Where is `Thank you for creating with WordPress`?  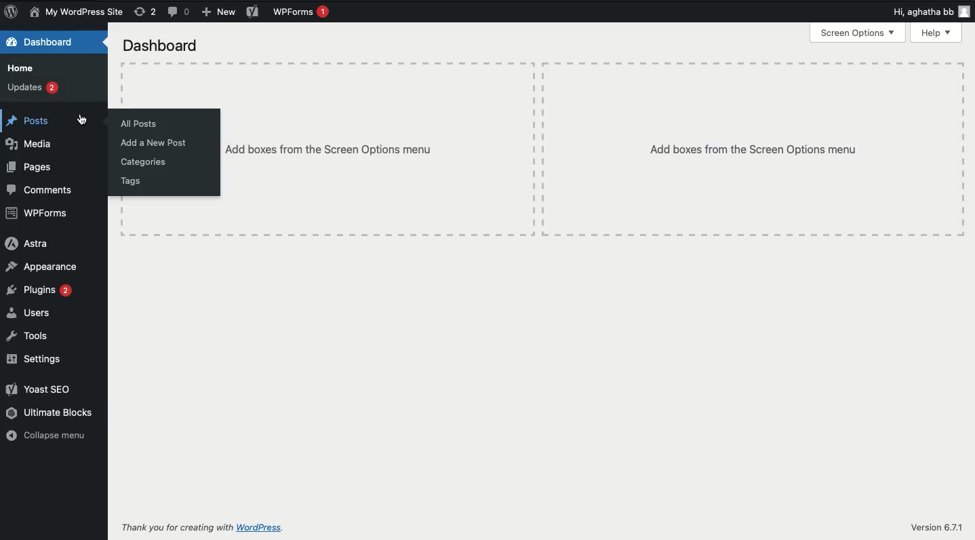
Thank you for creating with WordPress is located at coordinates (176, 526).